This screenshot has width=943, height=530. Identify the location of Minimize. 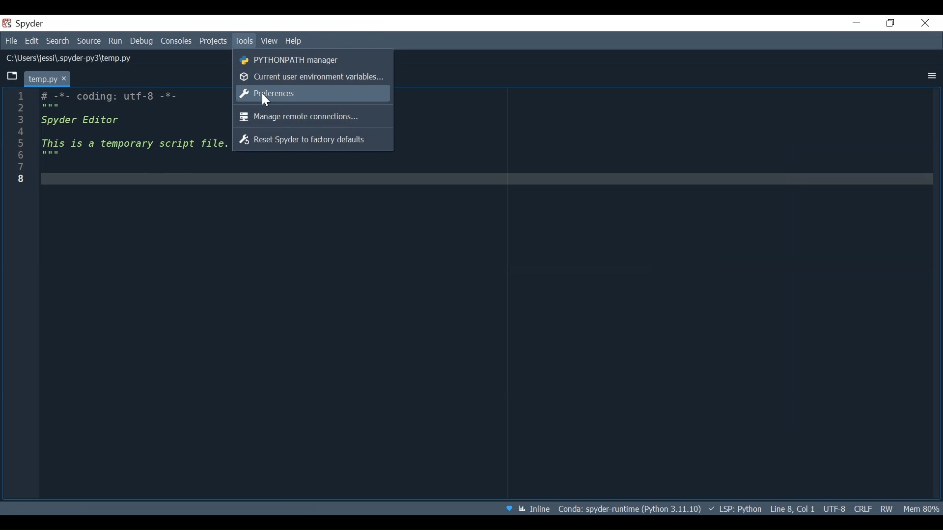
(857, 23).